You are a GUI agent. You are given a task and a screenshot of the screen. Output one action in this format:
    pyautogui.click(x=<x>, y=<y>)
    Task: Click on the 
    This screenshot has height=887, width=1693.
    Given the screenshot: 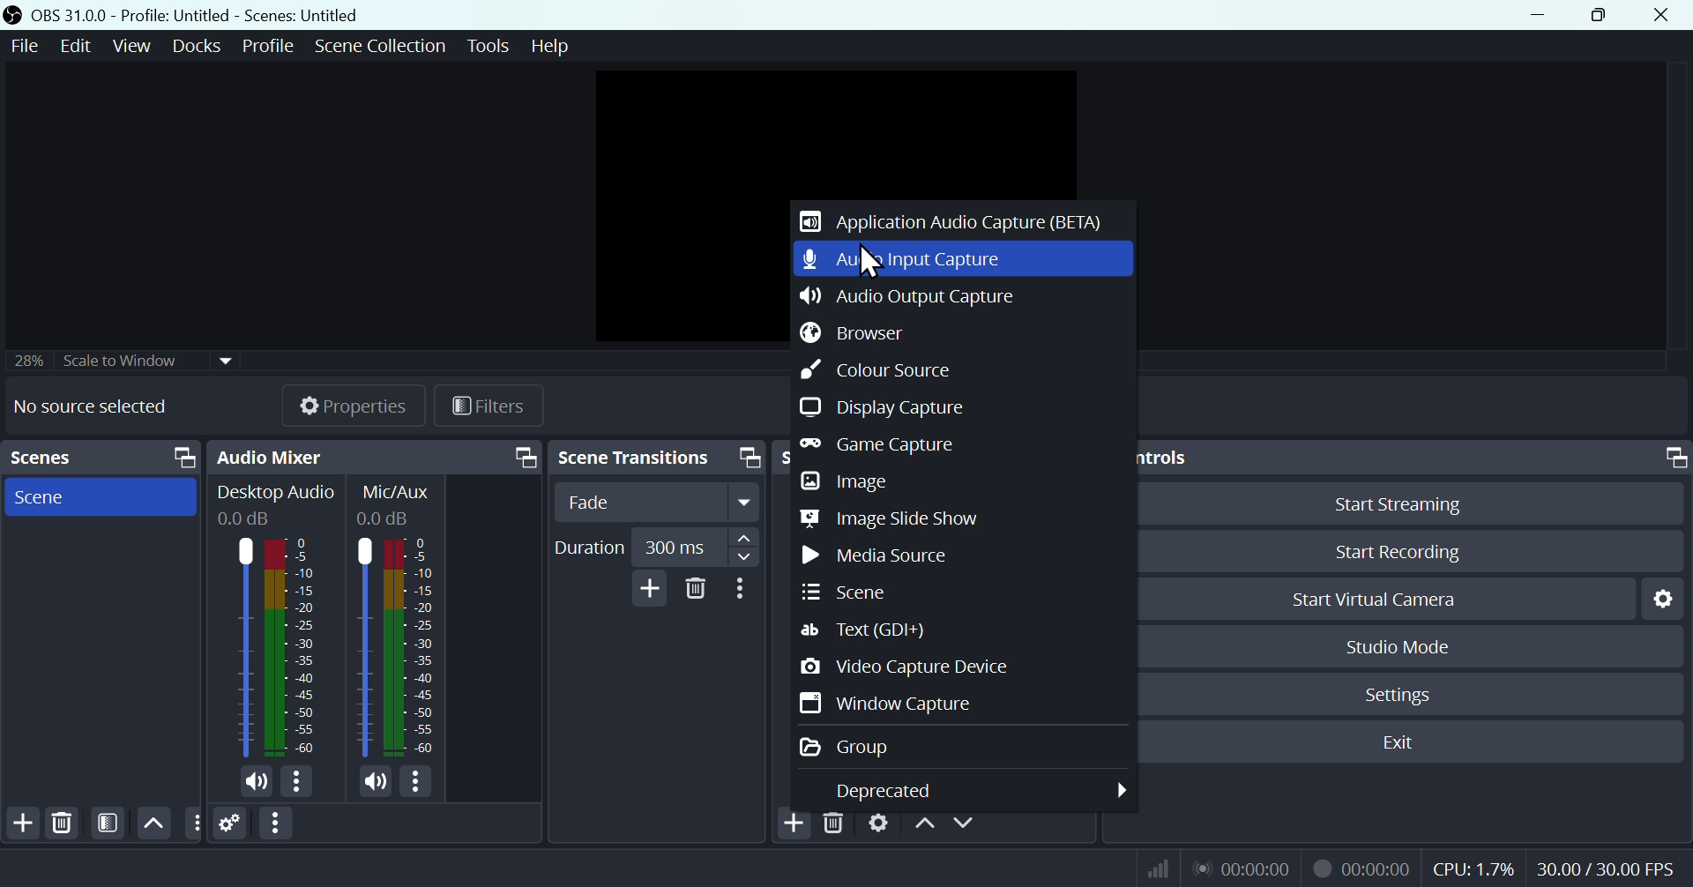 What is the action you would take?
    pyautogui.click(x=1411, y=503)
    